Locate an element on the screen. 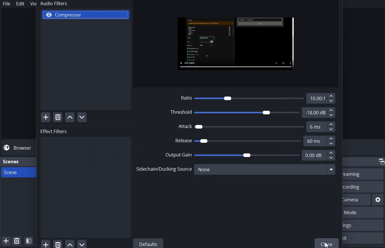 The image size is (385, 248). Start Recording is located at coordinates (363, 187).